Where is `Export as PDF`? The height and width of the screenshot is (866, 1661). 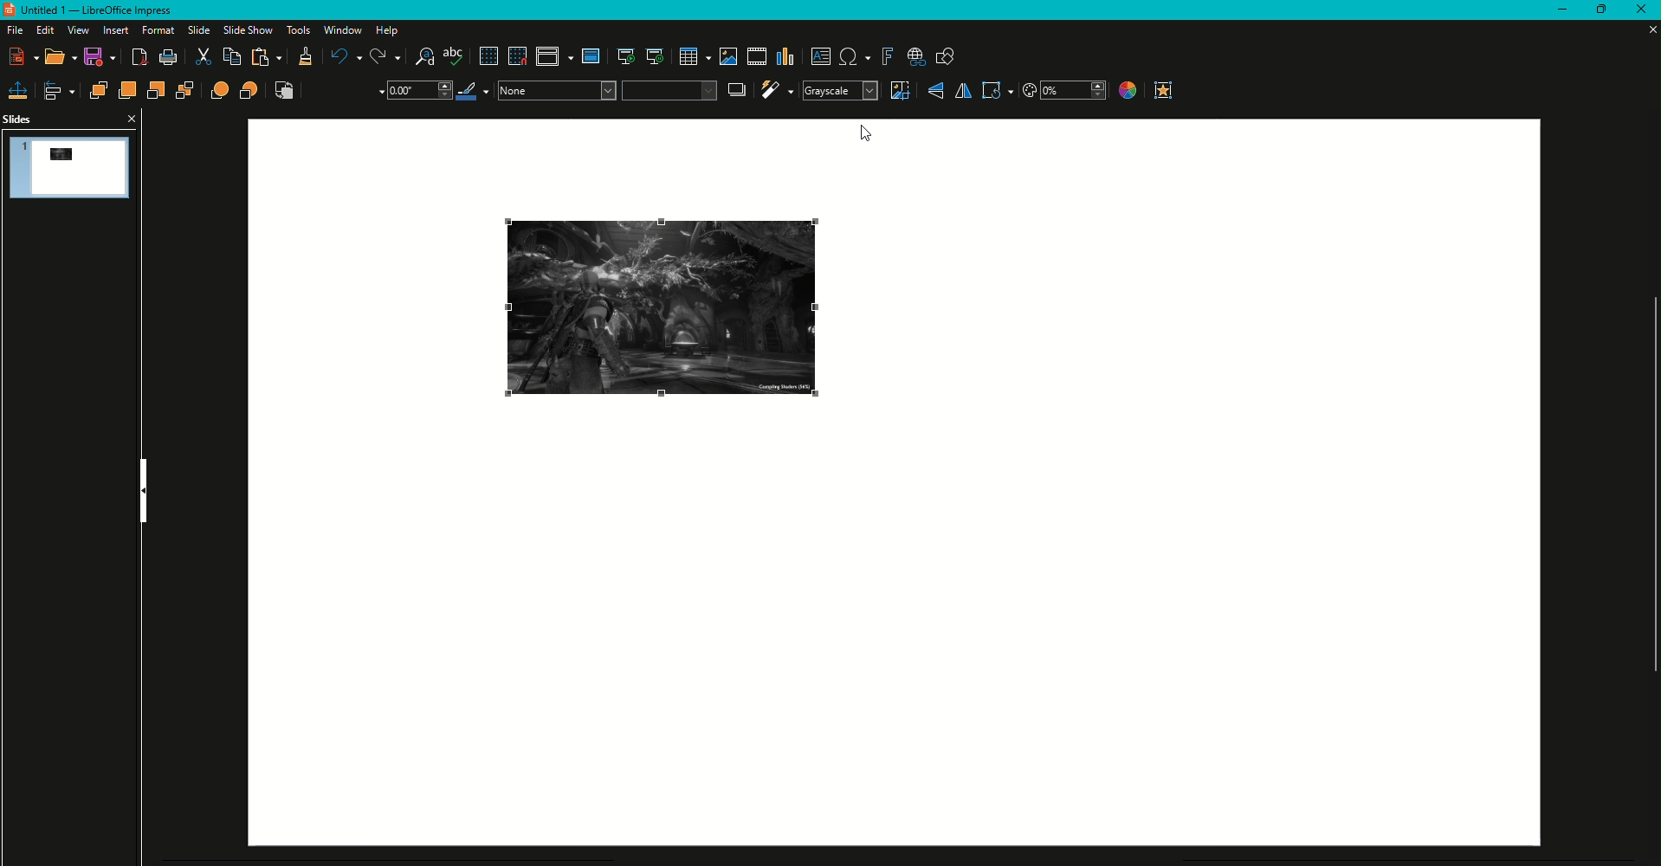 Export as PDF is located at coordinates (140, 59).